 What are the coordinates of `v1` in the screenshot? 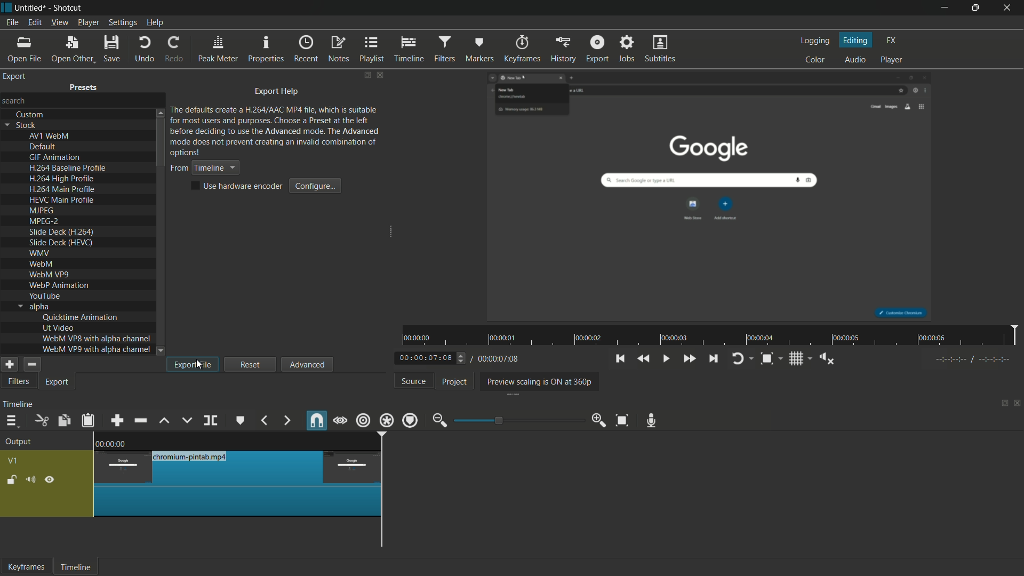 It's located at (14, 462).